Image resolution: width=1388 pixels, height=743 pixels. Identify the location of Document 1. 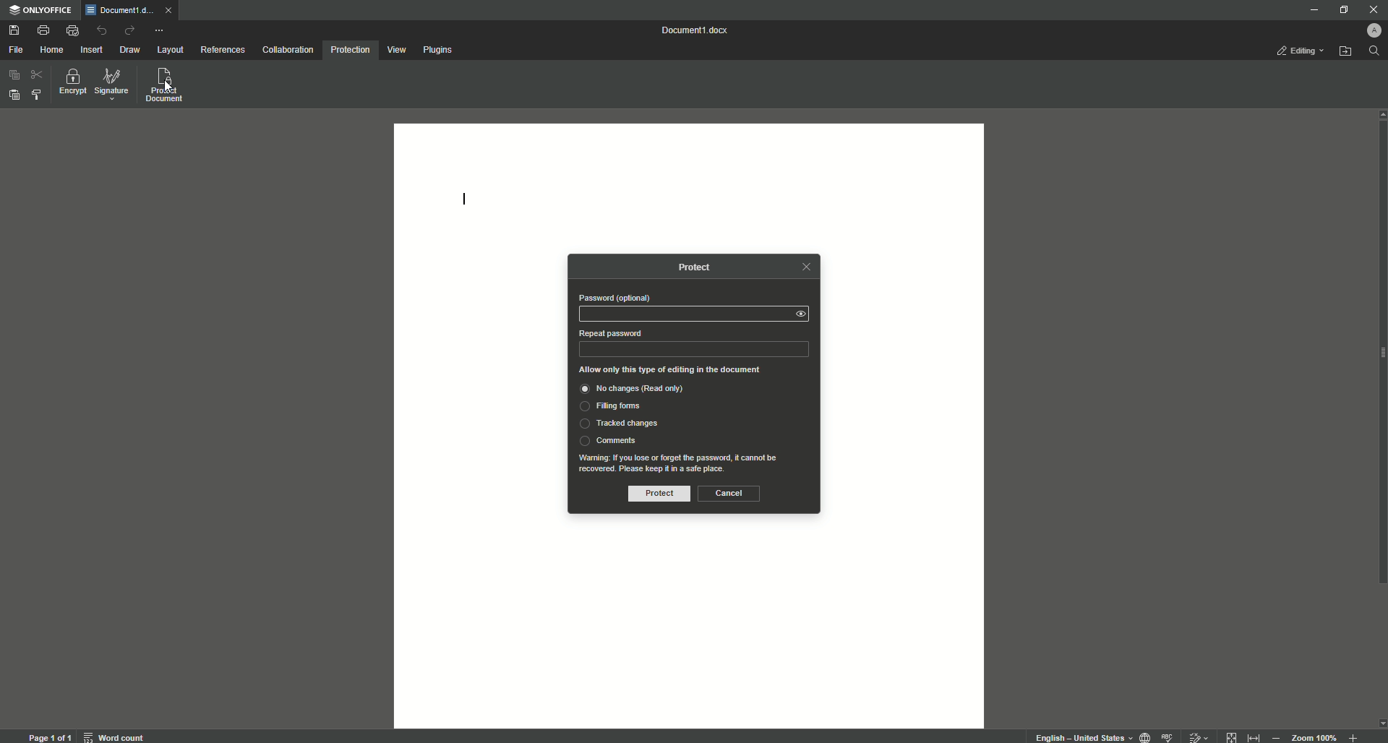
(698, 30).